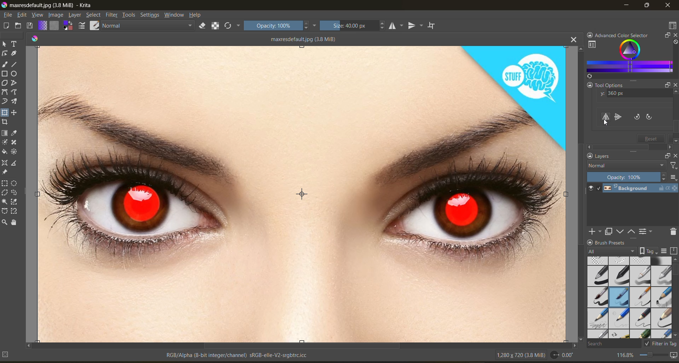 This screenshot has width=679, height=363. Describe the element at coordinates (15, 202) in the screenshot. I see `tool` at that location.